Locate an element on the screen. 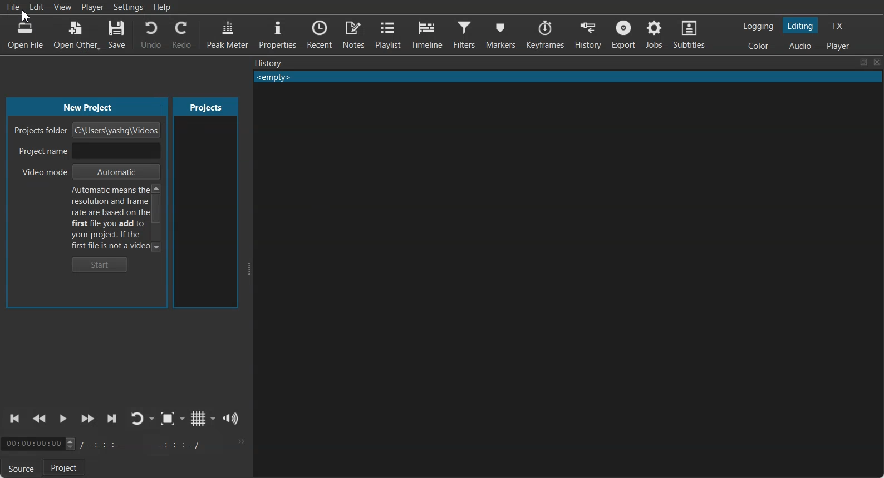 The width and height of the screenshot is (884, 478). Show volume control is located at coordinates (231, 419).